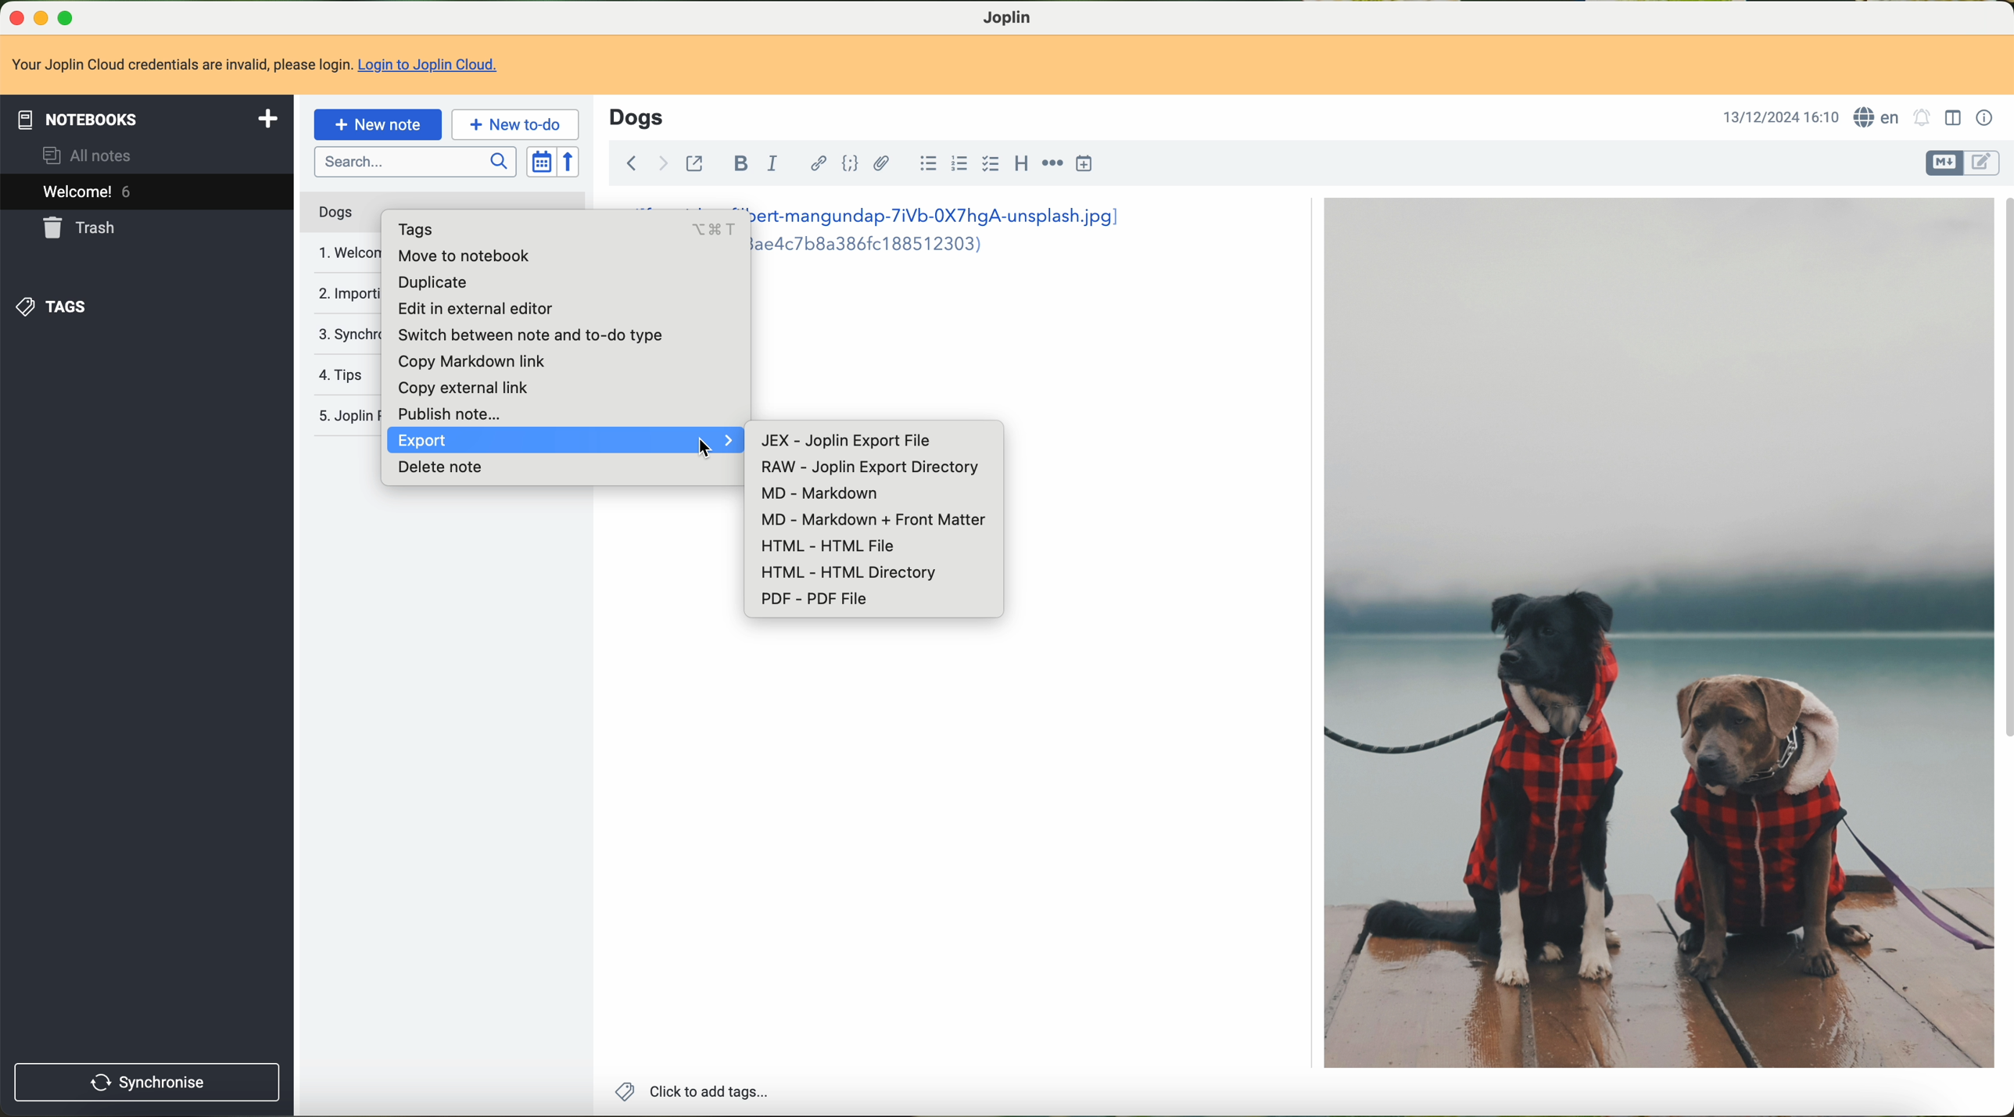 This screenshot has height=1117, width=2014. Describe the element at coordinates (147, 194) in the screenshot. I see `welcome` at that location.